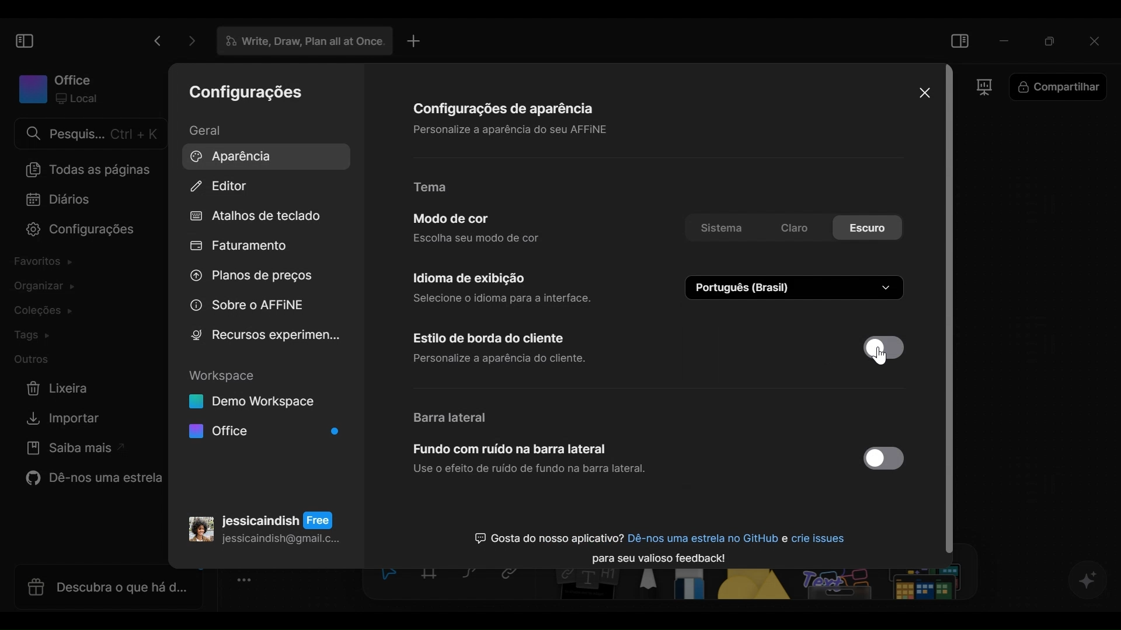  I want to click on scroll, so click(953, 311).